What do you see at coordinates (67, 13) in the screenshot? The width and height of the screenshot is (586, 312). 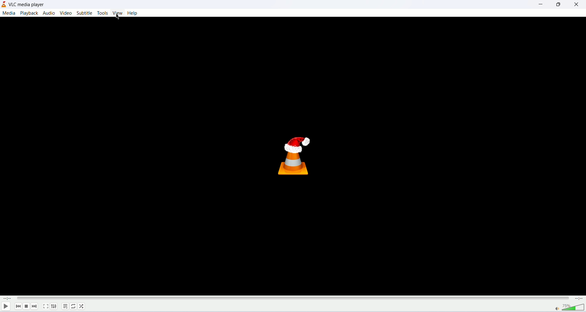 I see `video` at bounding box center [67, 13].